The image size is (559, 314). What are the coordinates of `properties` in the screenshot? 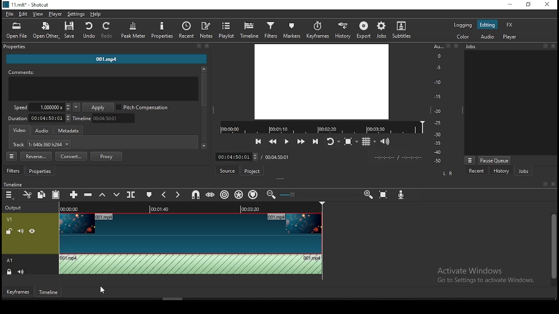 It's located at (105, 46).